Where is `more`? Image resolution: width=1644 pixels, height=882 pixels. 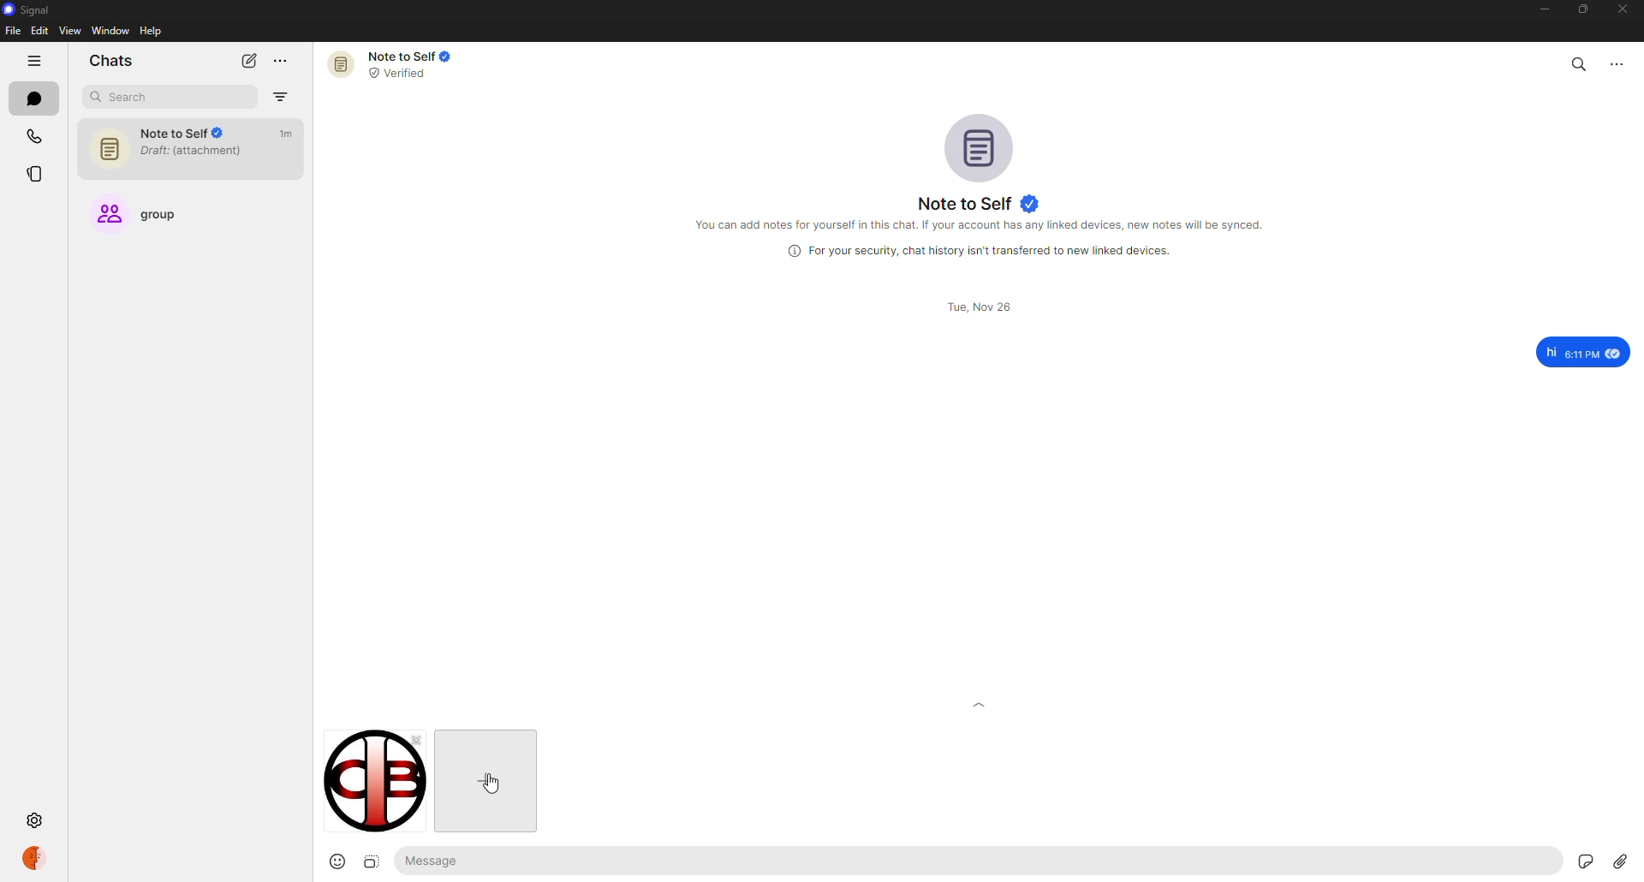
more is located at coordinates (283, 61).